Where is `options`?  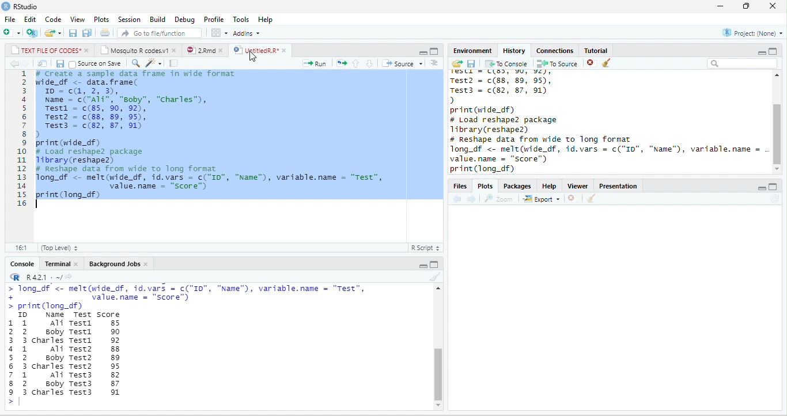
options is located at coordinates (220, 33).